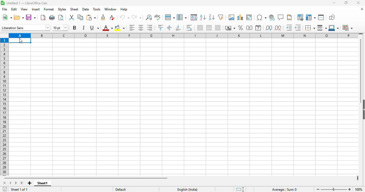  I want to click on align top, so click(161, 27).